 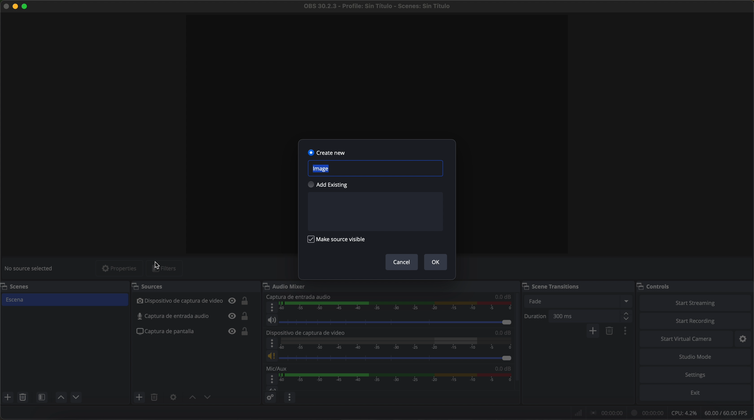 I want to click on timeline, so click(x=396, y=343).